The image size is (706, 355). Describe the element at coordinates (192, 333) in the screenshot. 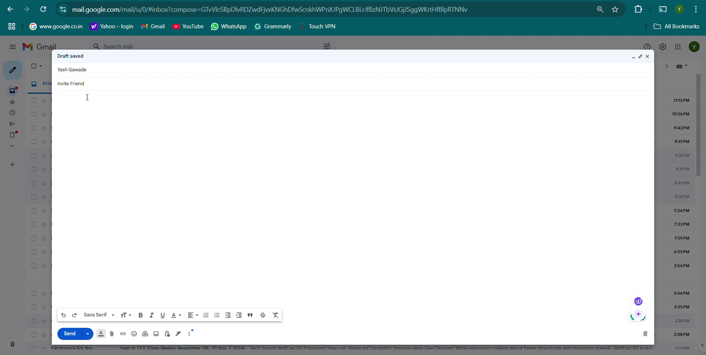

I see `More Option` at that location.